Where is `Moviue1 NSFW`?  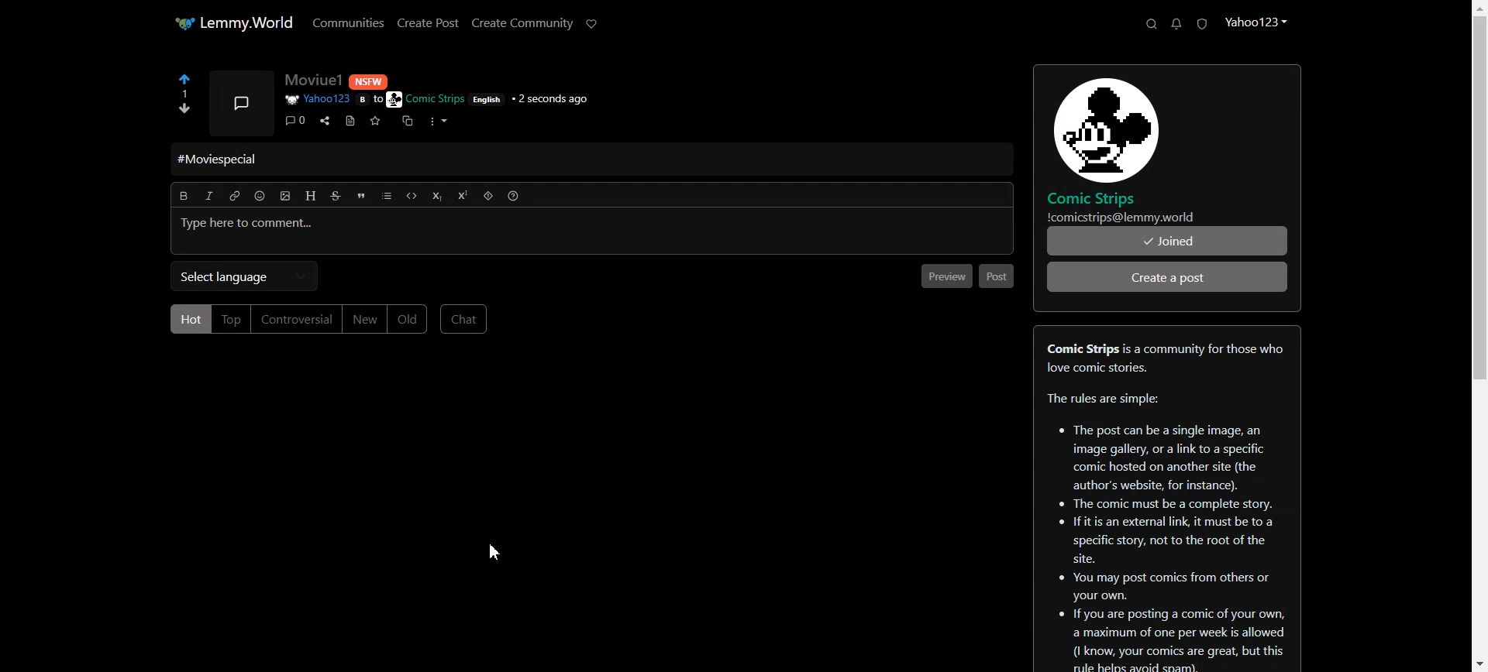 Moviue1 NSFW is located at coordinates (355, 80).